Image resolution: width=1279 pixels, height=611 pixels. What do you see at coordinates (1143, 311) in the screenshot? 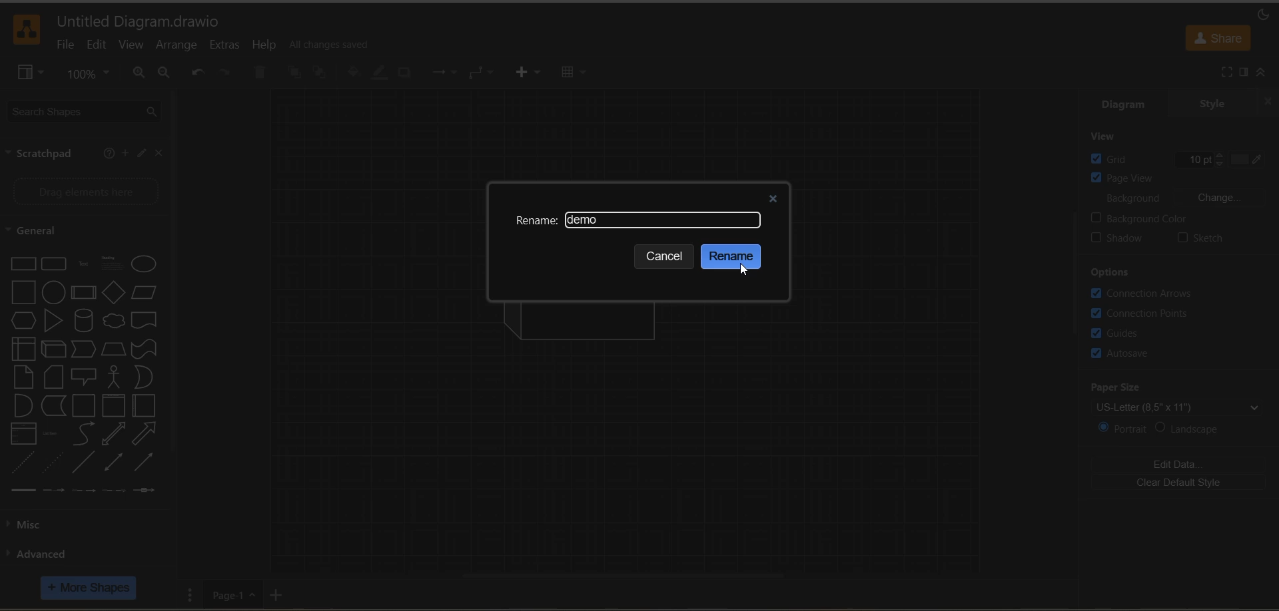
I see `connection points` at bounding box center [1143, 311].